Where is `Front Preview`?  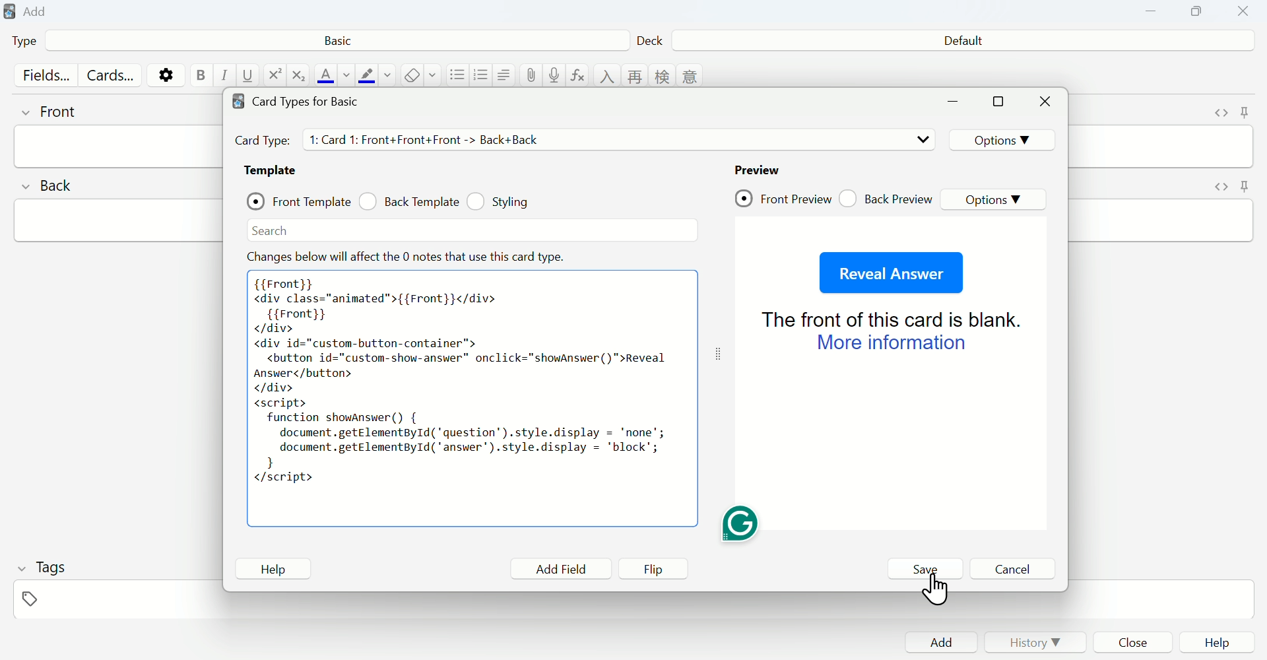 Front Preview is located at coordinates (783, 199).